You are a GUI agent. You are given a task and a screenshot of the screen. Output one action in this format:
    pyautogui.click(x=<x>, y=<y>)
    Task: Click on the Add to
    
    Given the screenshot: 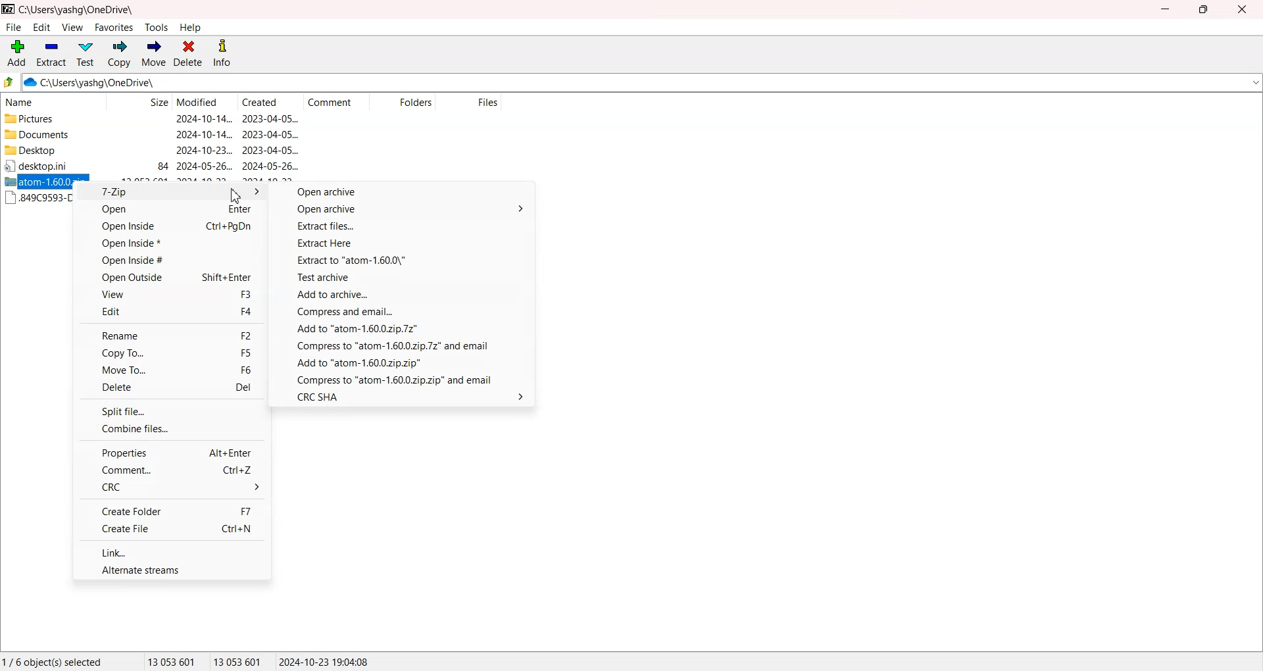 What is the action you would take?
    pyautogui.click(x=404, y=363)
    